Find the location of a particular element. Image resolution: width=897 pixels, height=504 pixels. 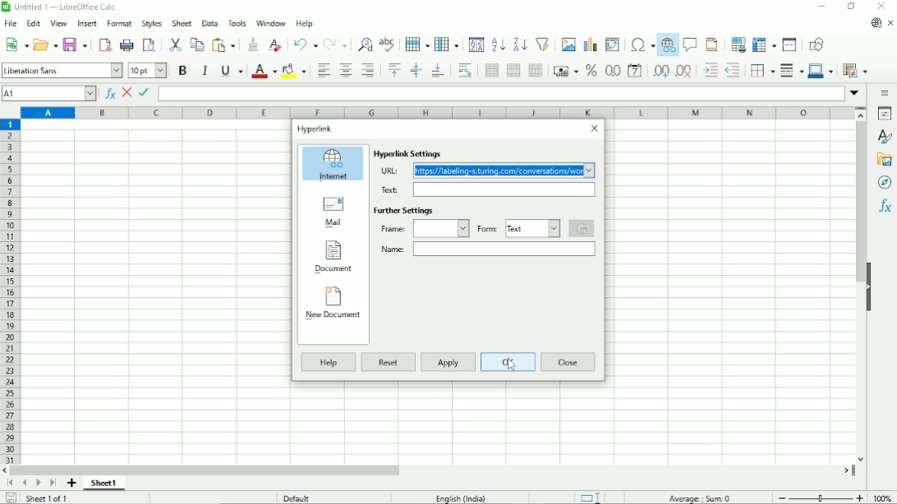

Minimize is located at coordinates (822, 7).